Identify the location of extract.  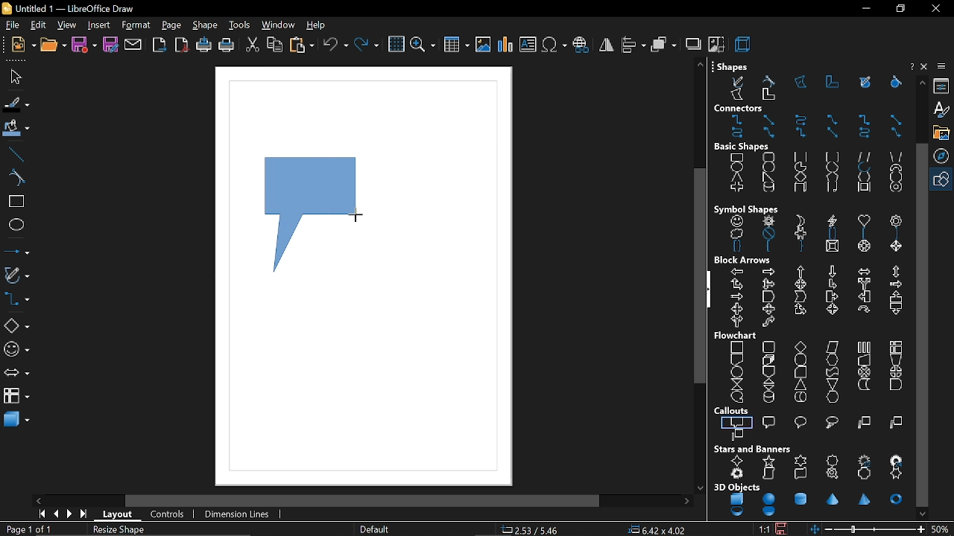
(800, 385).